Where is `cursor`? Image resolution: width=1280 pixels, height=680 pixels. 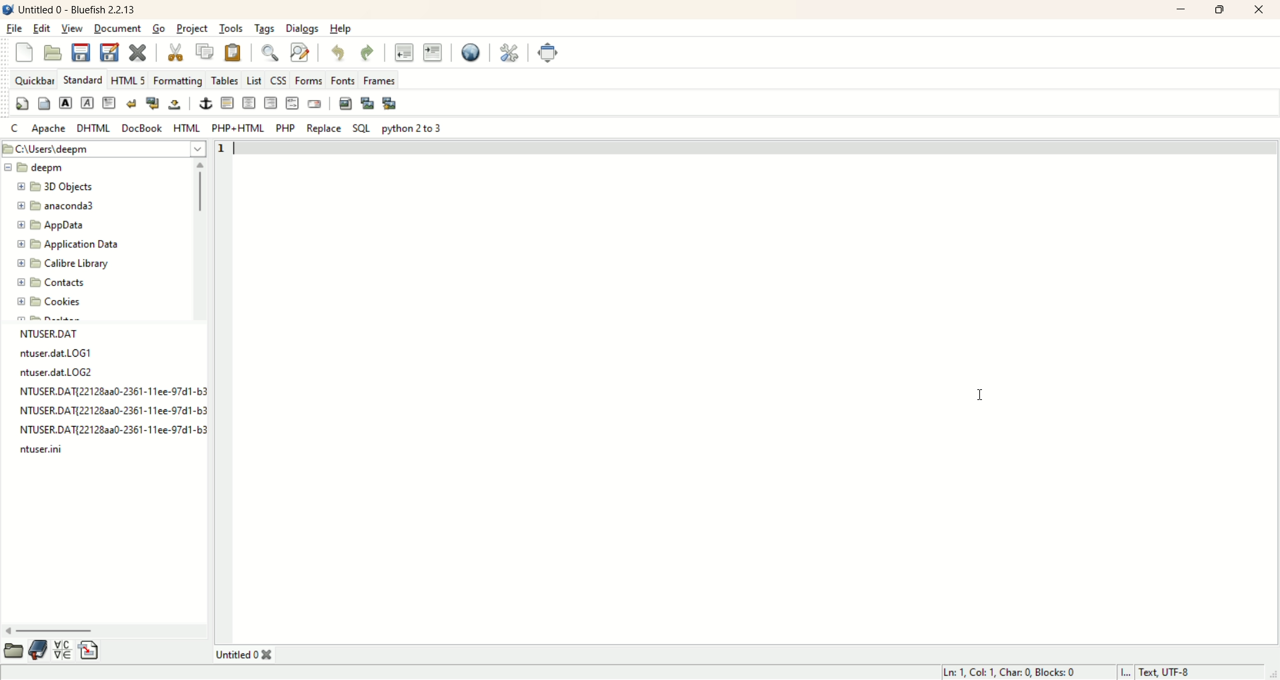 cursor is located at coordinates (981, 395).